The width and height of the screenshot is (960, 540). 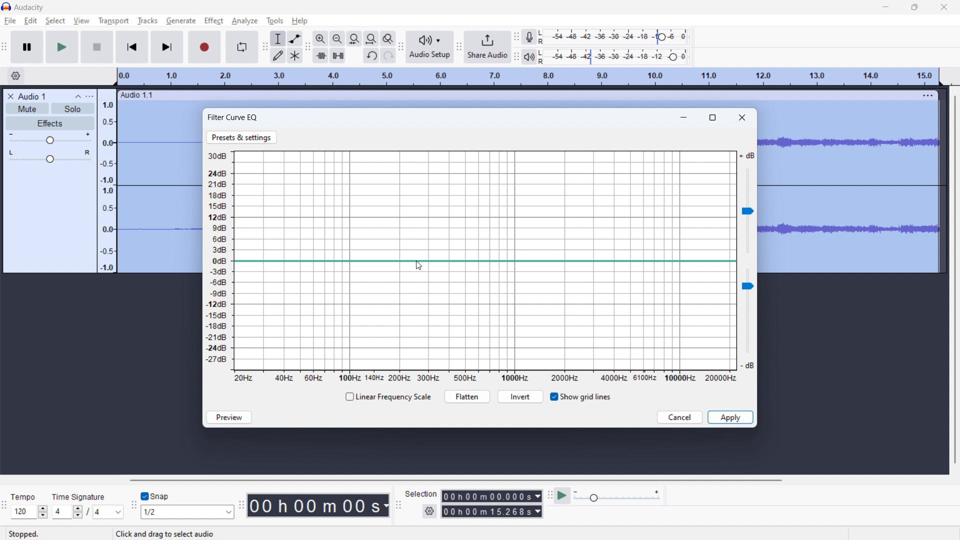 What do you see at coordinates (50, 123) in the screenshot?
I see `effects` at bounding box center [50, 123].